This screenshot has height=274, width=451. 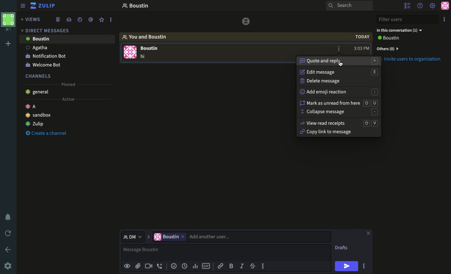 I want to click on Invite users to organization, so click(x=410, y=48).